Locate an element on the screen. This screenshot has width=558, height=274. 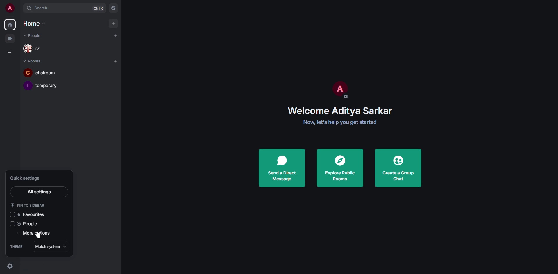
navigator is located at coordinates (114, 9).